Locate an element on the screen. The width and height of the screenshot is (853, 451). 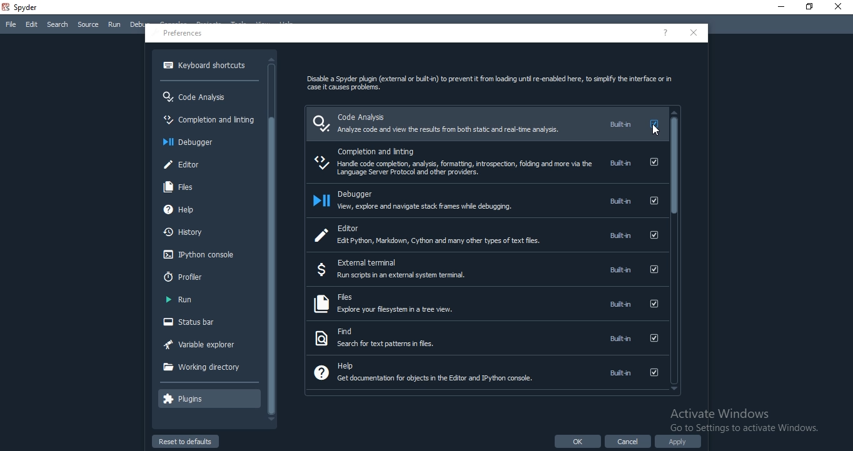
history is located at coordinates (206, 233).